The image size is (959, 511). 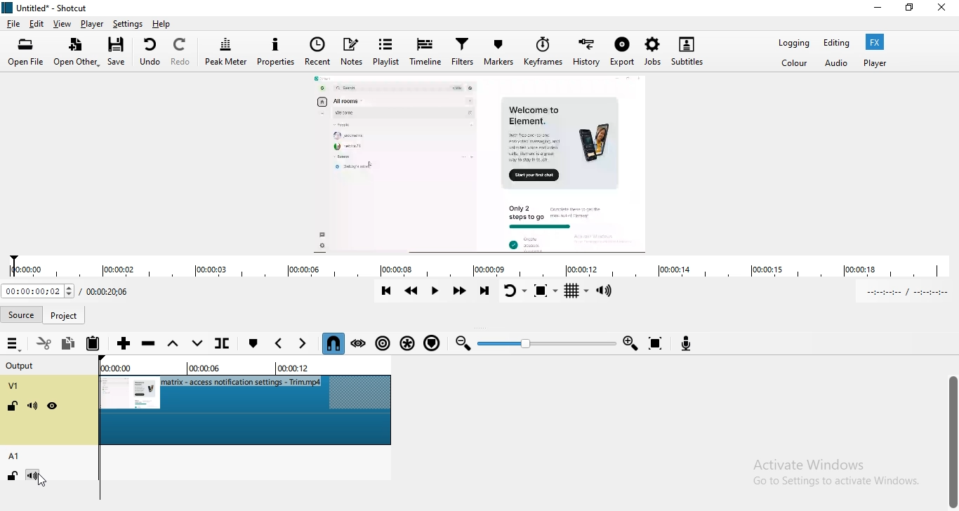 What do you see at coordinates (95, 344) in the screenshot?
I see `Paste ` at bounding box center [95, 344].